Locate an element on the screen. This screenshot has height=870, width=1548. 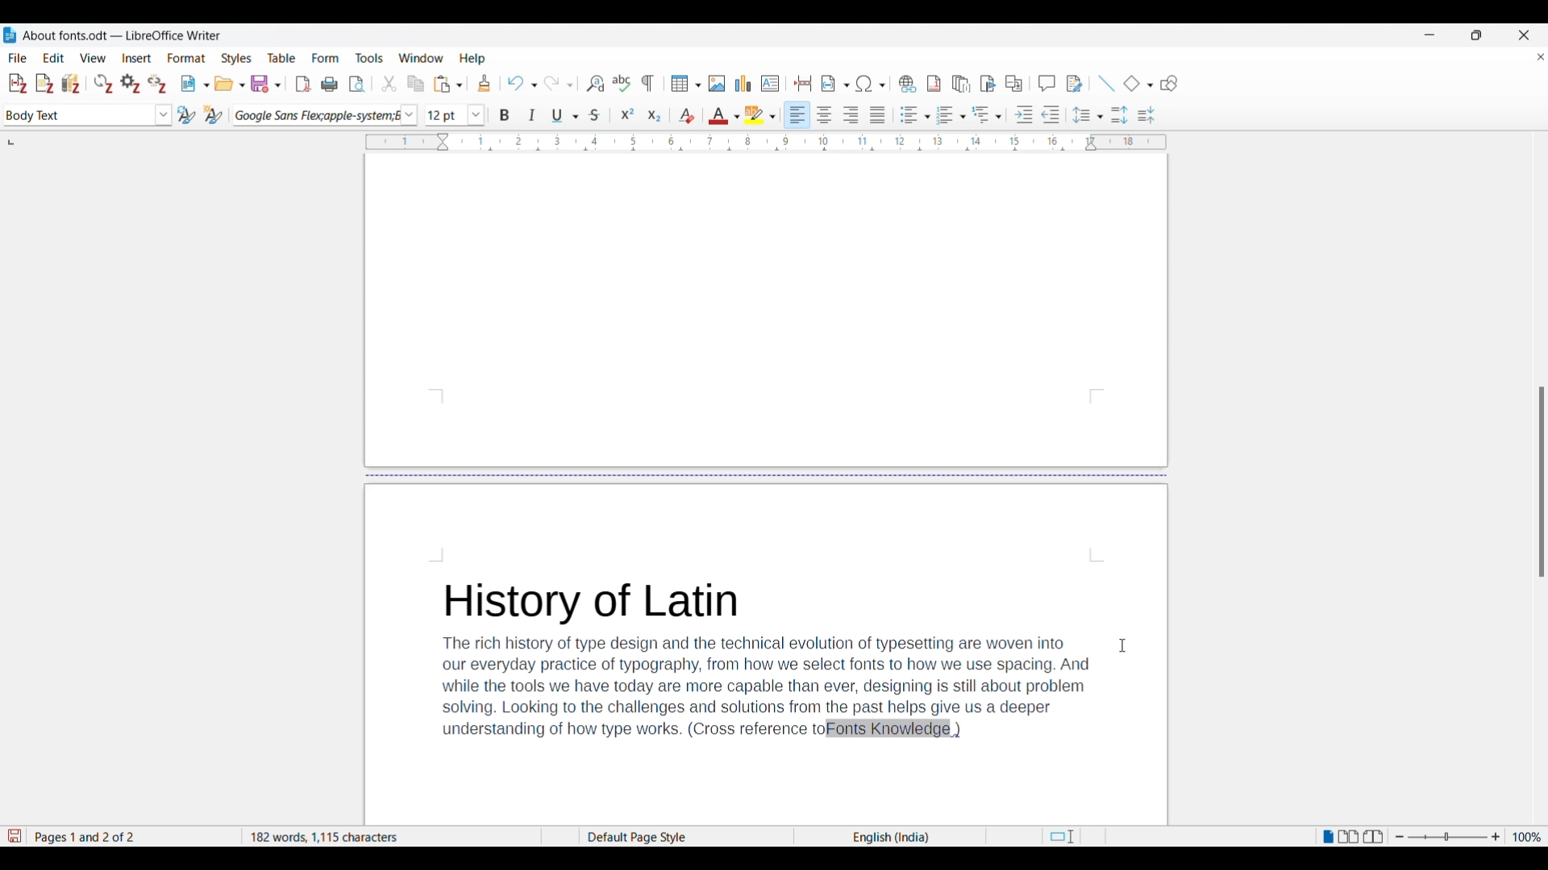
Table menu is located at coordinates (282, 58).